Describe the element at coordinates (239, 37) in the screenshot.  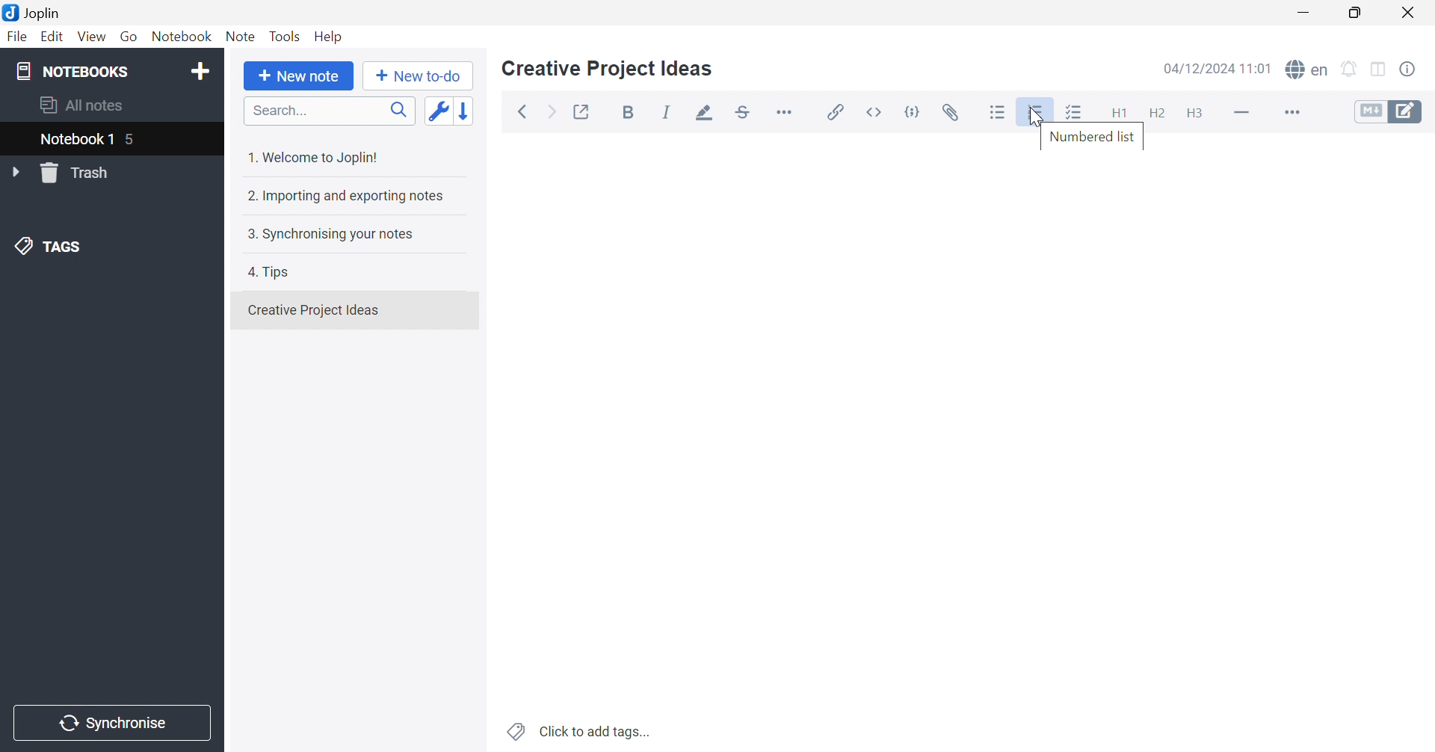
I see `Note` at that location.